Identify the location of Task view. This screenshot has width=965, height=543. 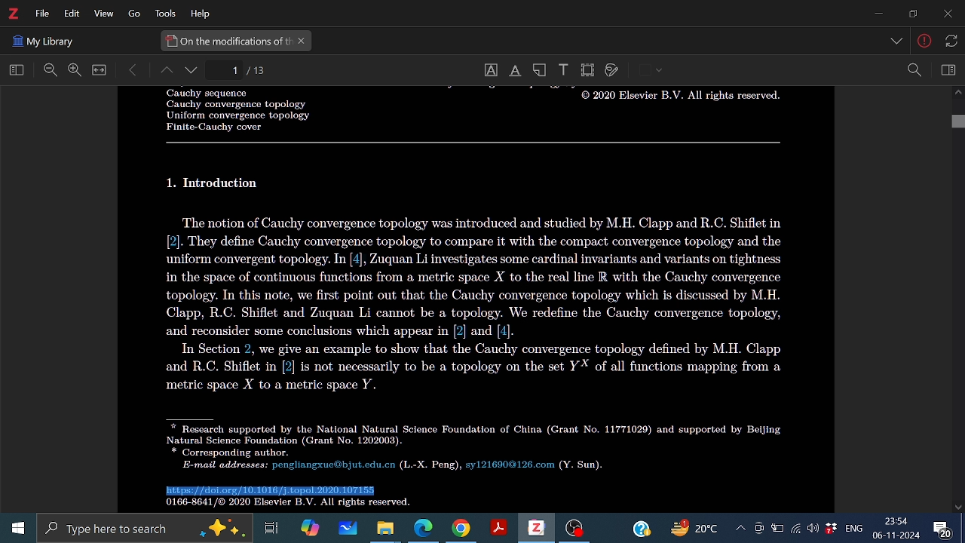
(272, 528).